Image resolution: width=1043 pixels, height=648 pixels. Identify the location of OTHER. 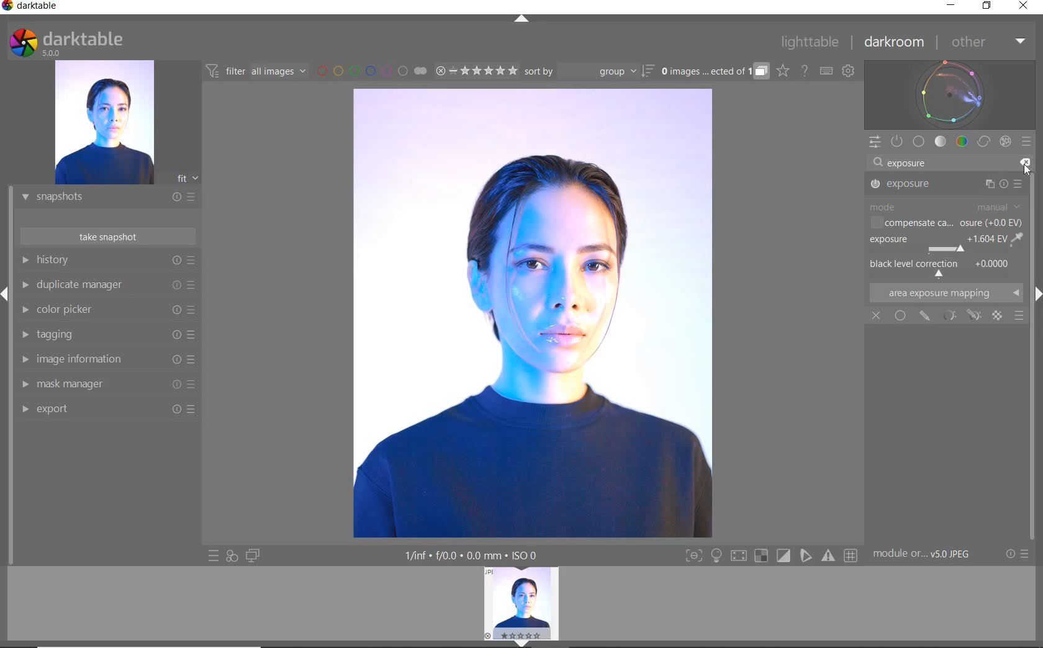
(987, 43).